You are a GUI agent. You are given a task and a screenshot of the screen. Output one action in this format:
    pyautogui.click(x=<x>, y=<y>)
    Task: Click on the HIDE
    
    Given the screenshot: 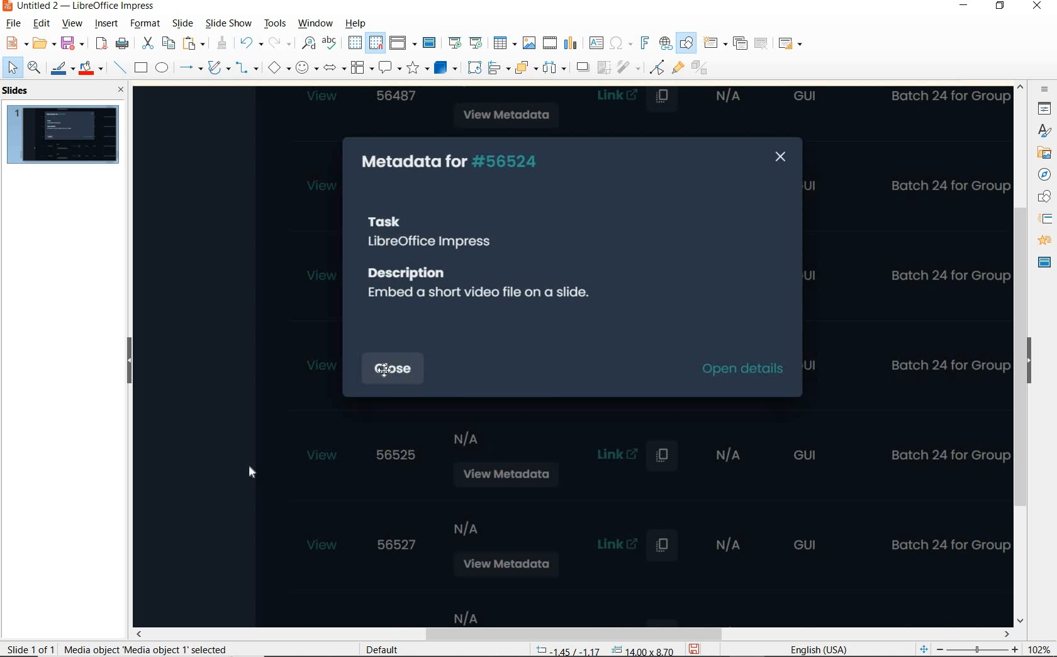 What is the action you would take?
    pyautogui.click(x=1035, y=362)
    